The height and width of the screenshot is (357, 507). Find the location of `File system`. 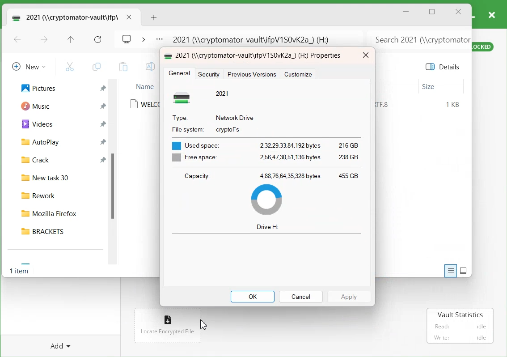

File system is located at coordinates (186, 128).